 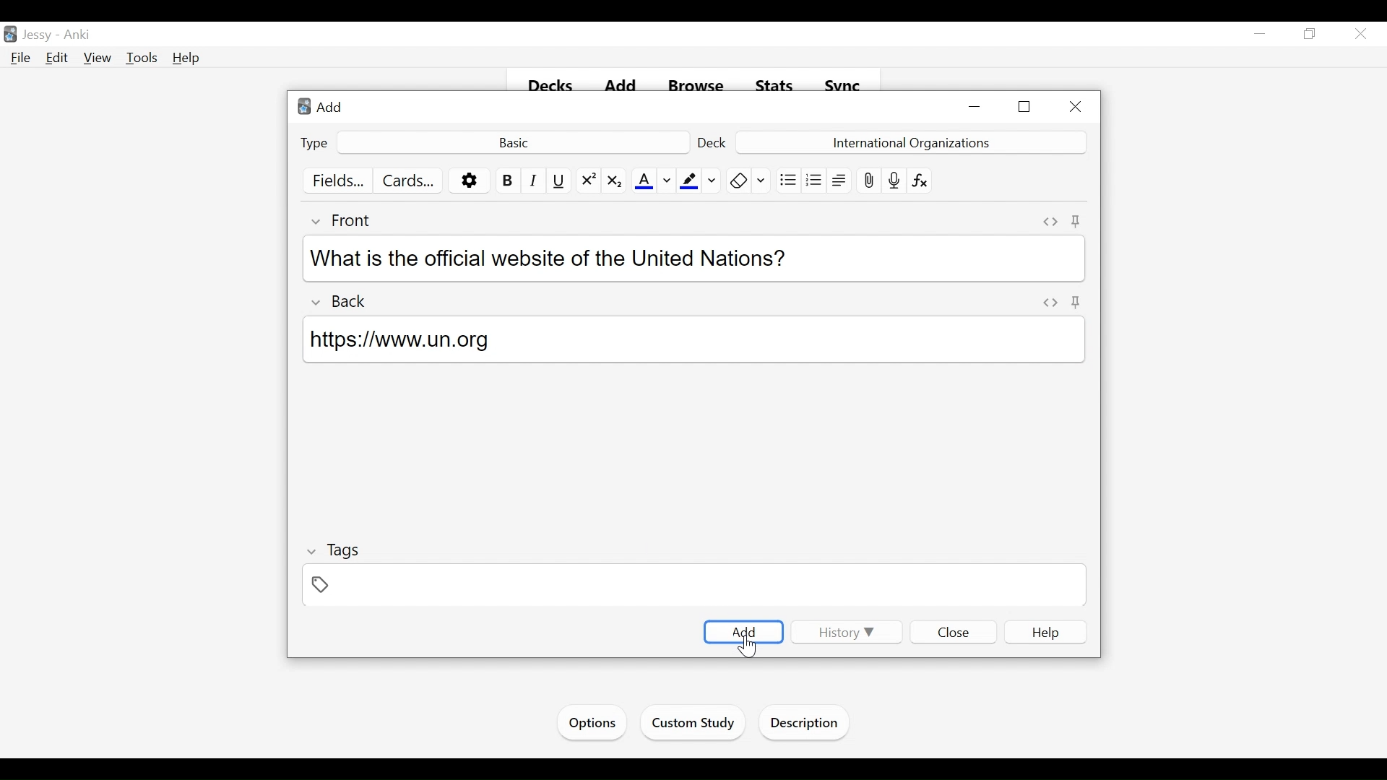 I want to click on Record audio, so click(x=894, y=181).